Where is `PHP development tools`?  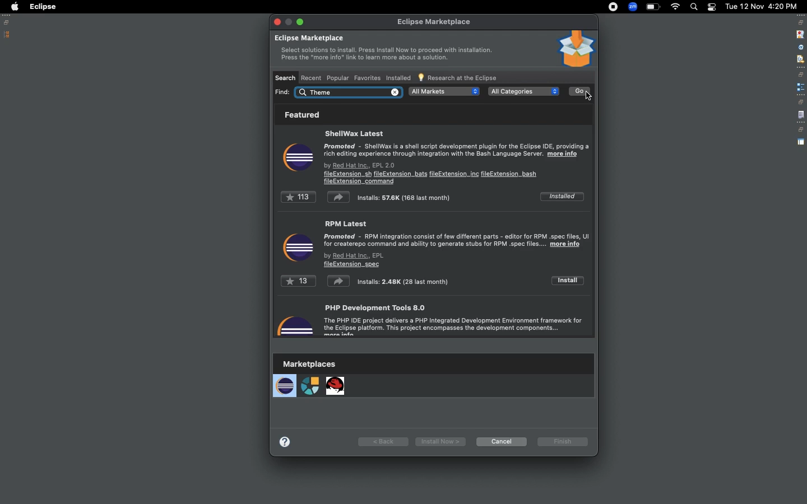 PHP development tools is located at coordinates (457, 320).